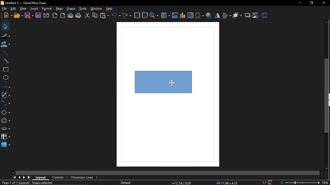 The image size is (330, 185). Describe the element at coordinates (5, 70) in the screenshot. I see `rectagle` at that location.